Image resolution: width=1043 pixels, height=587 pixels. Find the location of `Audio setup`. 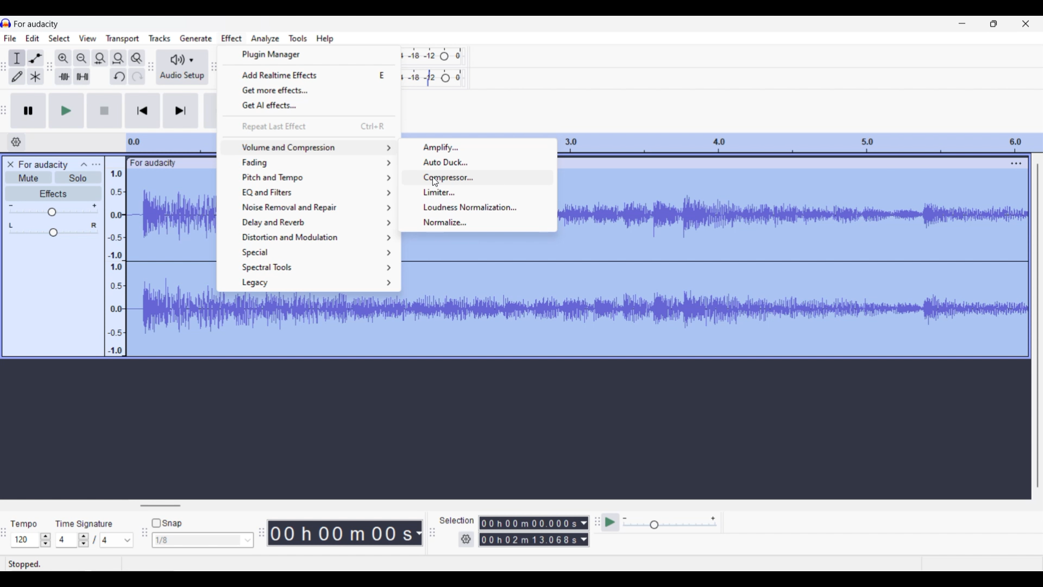

Audio setup is located at coordinates (181, 67).